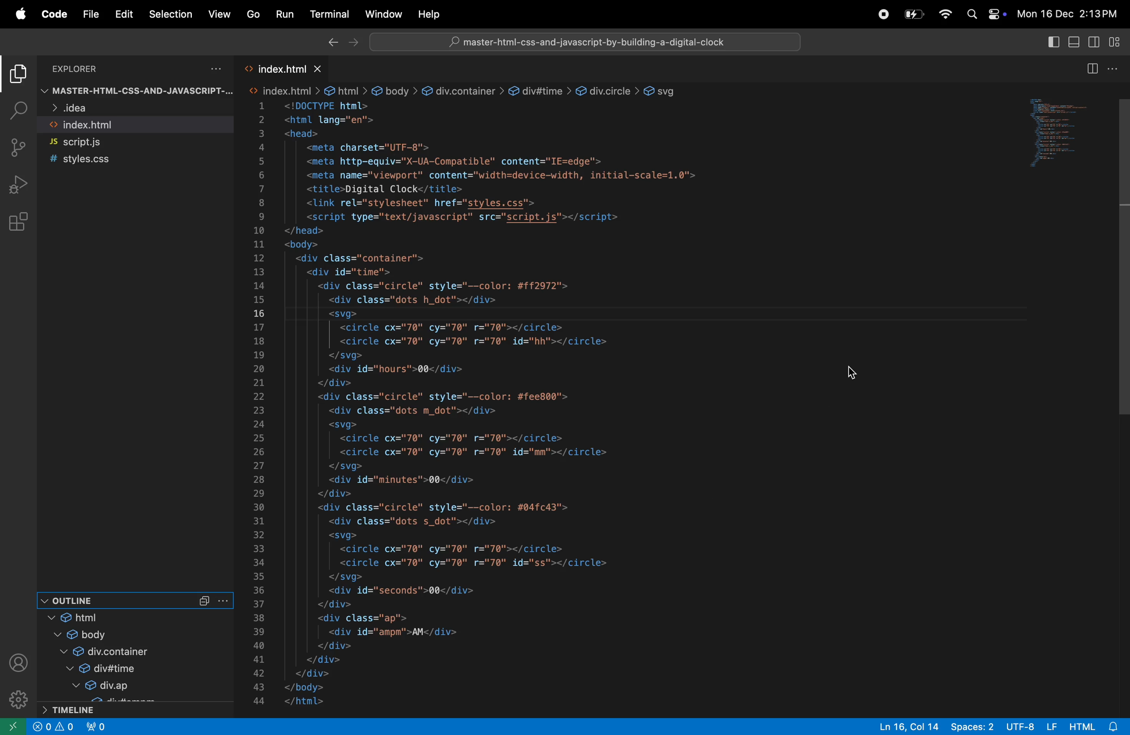 This screenshot has height=735, width=1130. What do you see at coordinates (941, 14) in the screenshot?
I see `wifi` at bounding box center [941, 14].